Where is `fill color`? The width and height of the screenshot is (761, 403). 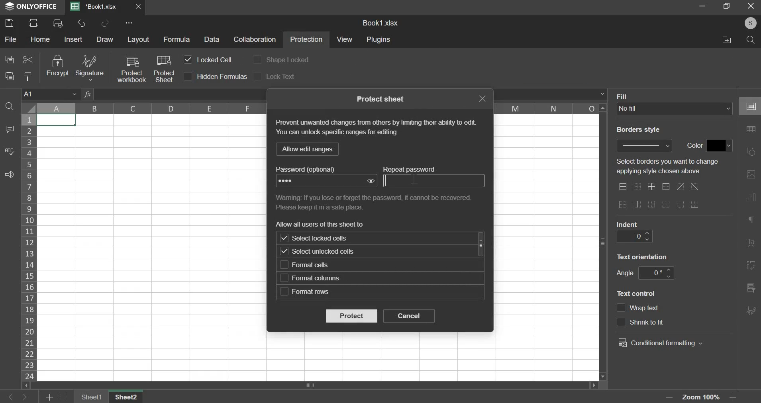 fill color is located at coordinates (720, 145).